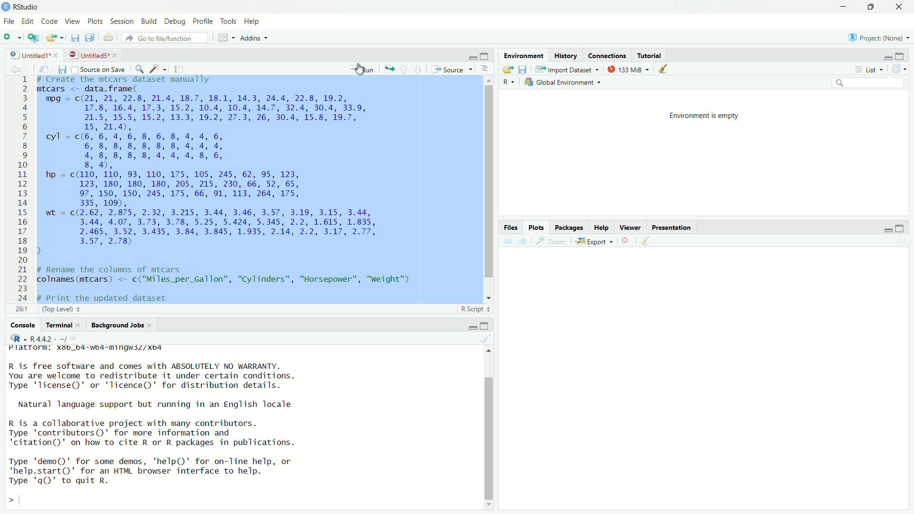 The image size is (914, 514). I want to click on History, so click(567, 55).